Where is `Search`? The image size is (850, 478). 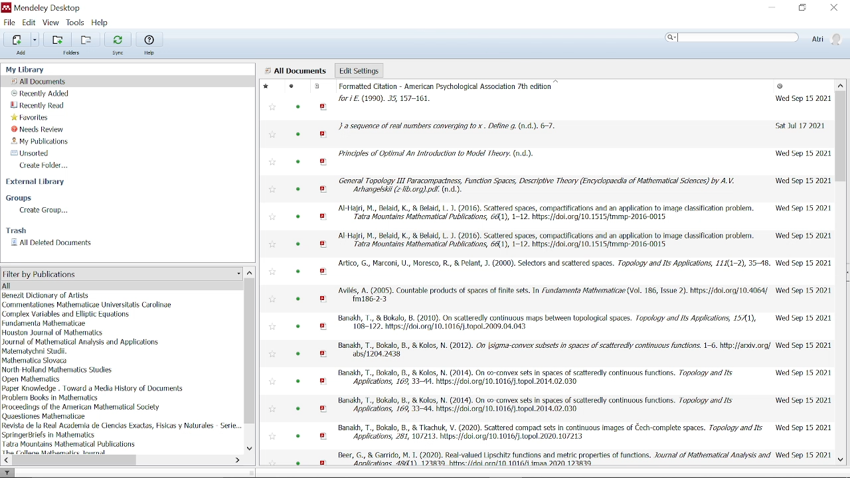
Search is located at coordinates (732, 37).